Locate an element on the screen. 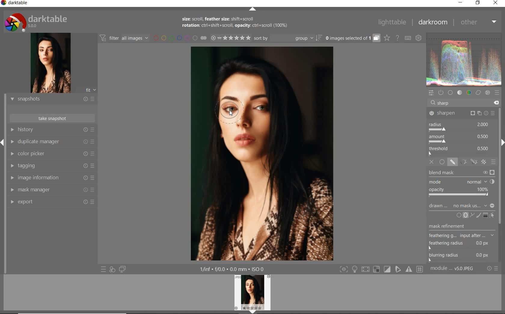 Image resolution: width=505 pixels, height=314 pixels. expand/collapse is located at coordinates (253, 9).